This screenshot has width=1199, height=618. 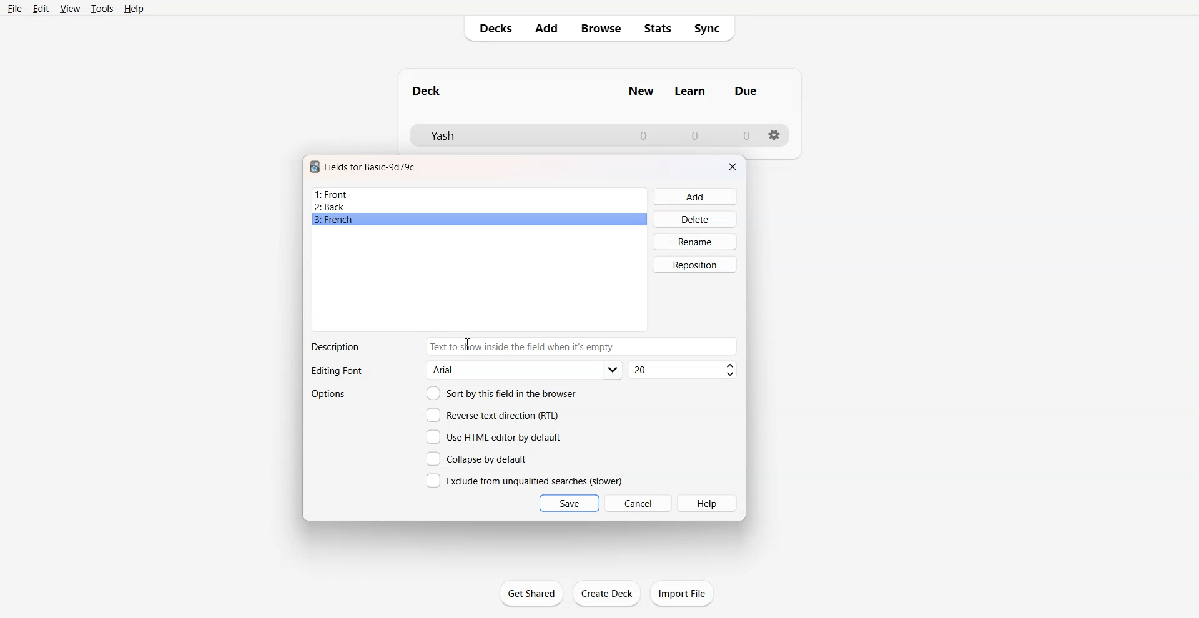 I want to click on Settings, so click(x=775, y=135).